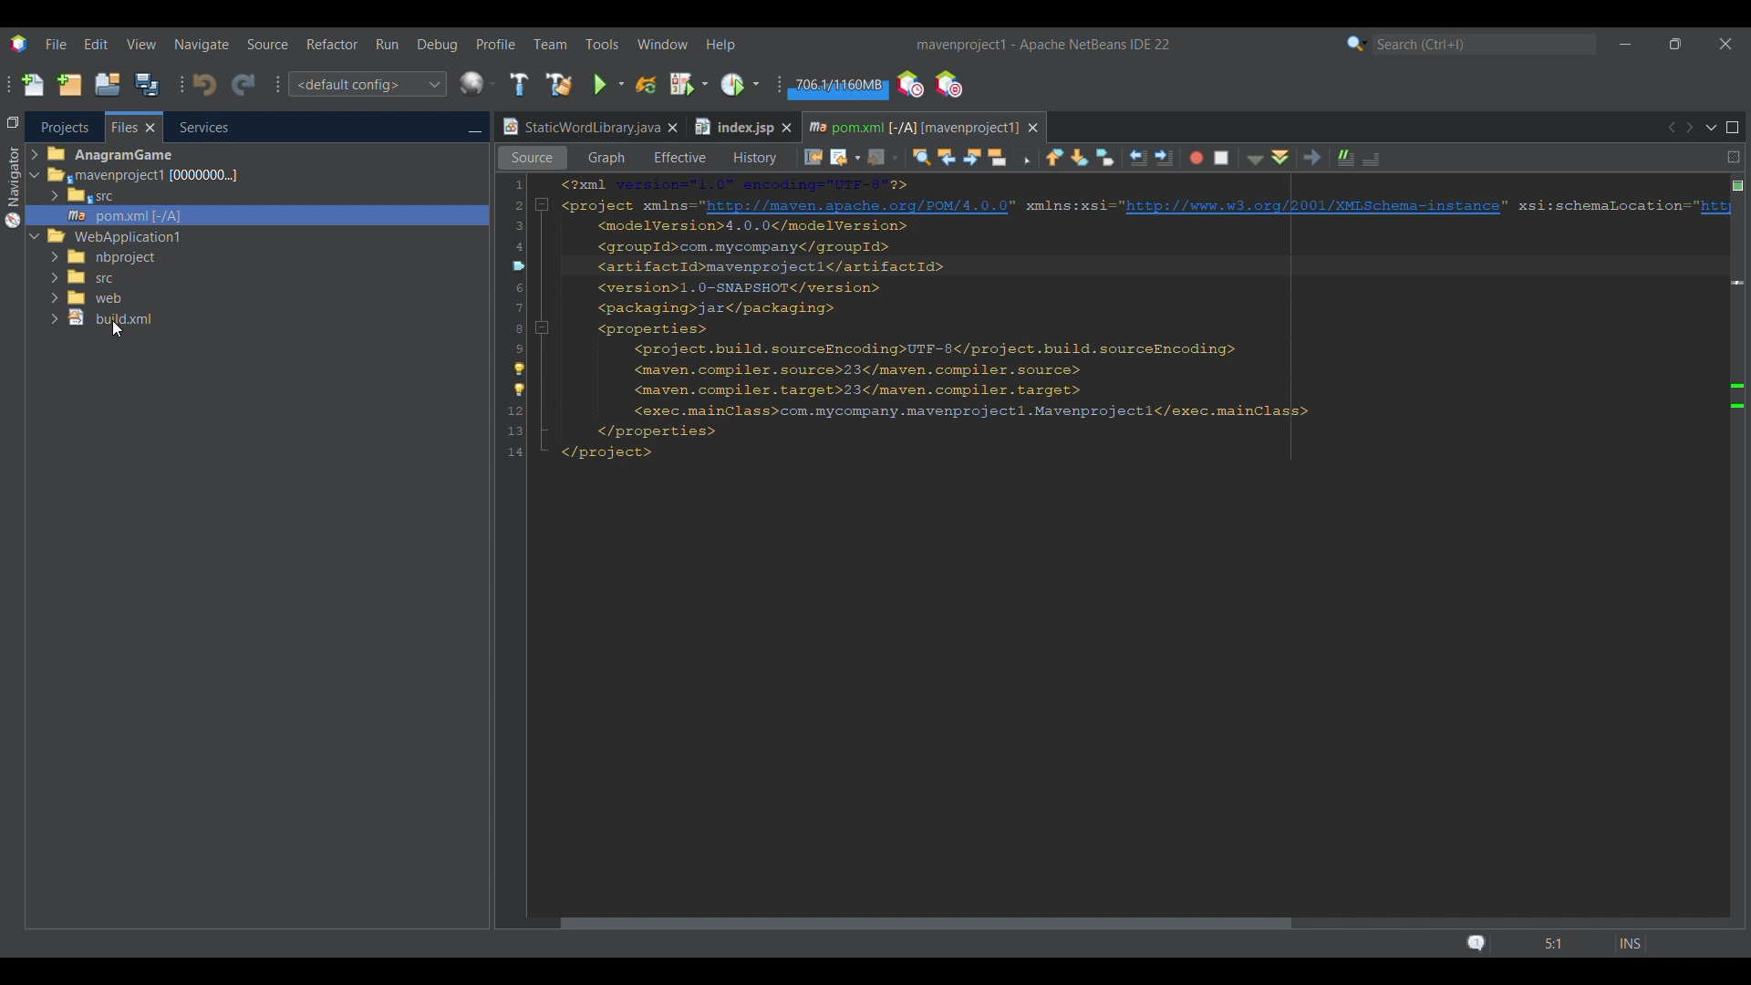  Describe the element at coordinates (841, 157) in the screenshot. I see `Back options` at that location.